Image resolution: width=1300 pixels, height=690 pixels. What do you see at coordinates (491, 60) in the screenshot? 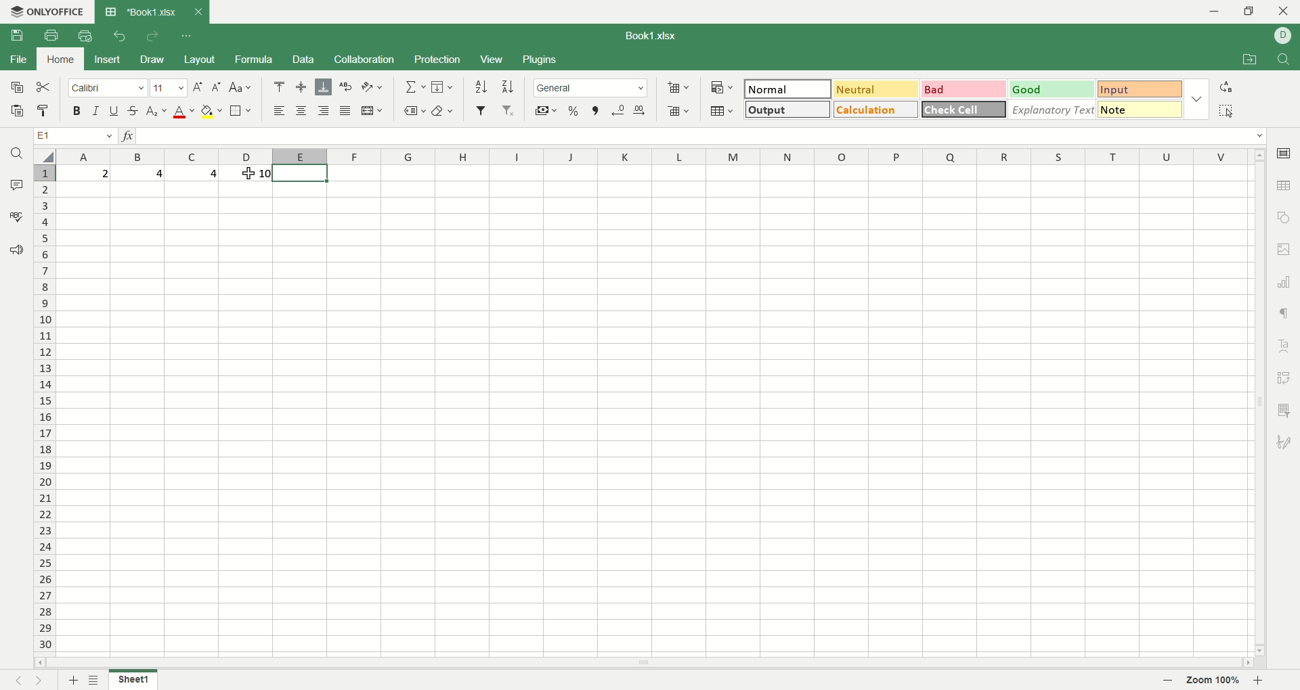
I see `view` at bounding box center [491, 60].